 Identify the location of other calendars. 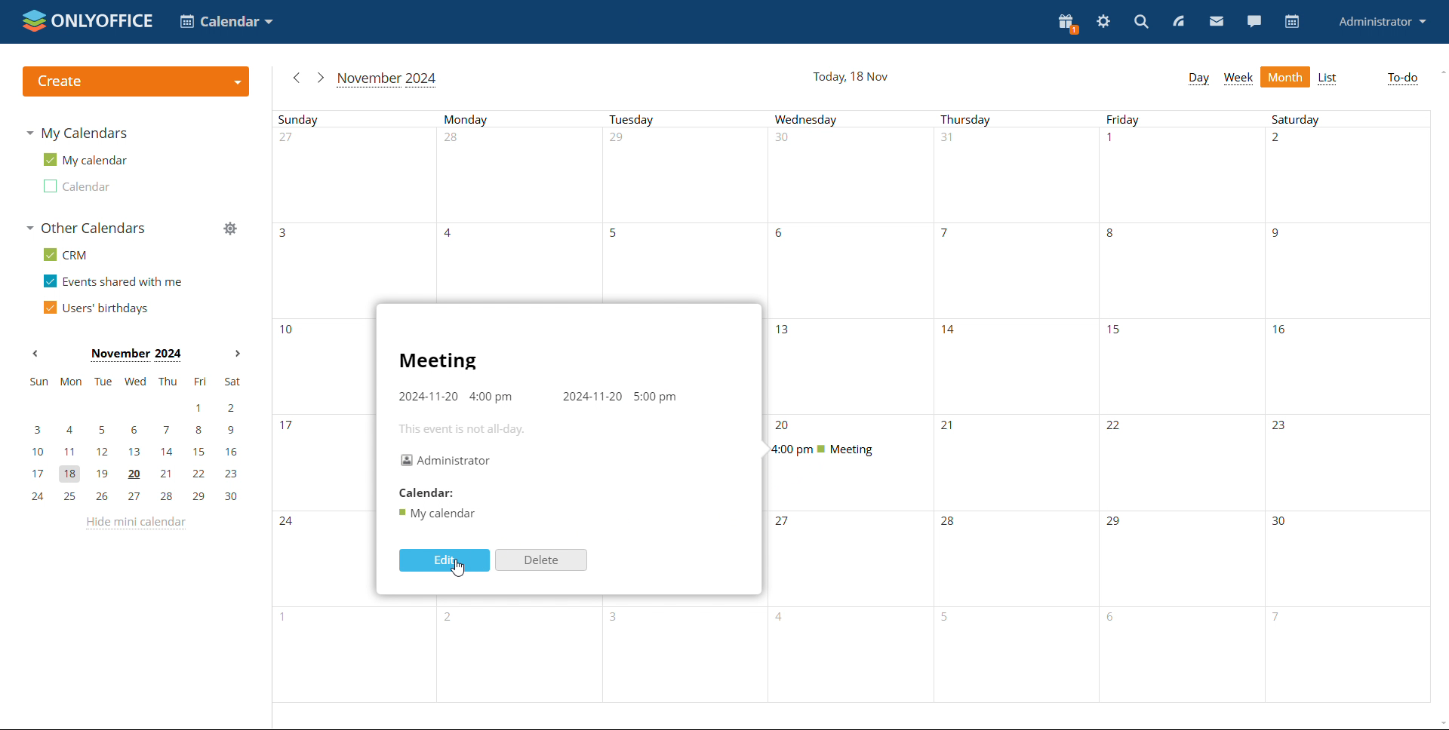
(85, 228).